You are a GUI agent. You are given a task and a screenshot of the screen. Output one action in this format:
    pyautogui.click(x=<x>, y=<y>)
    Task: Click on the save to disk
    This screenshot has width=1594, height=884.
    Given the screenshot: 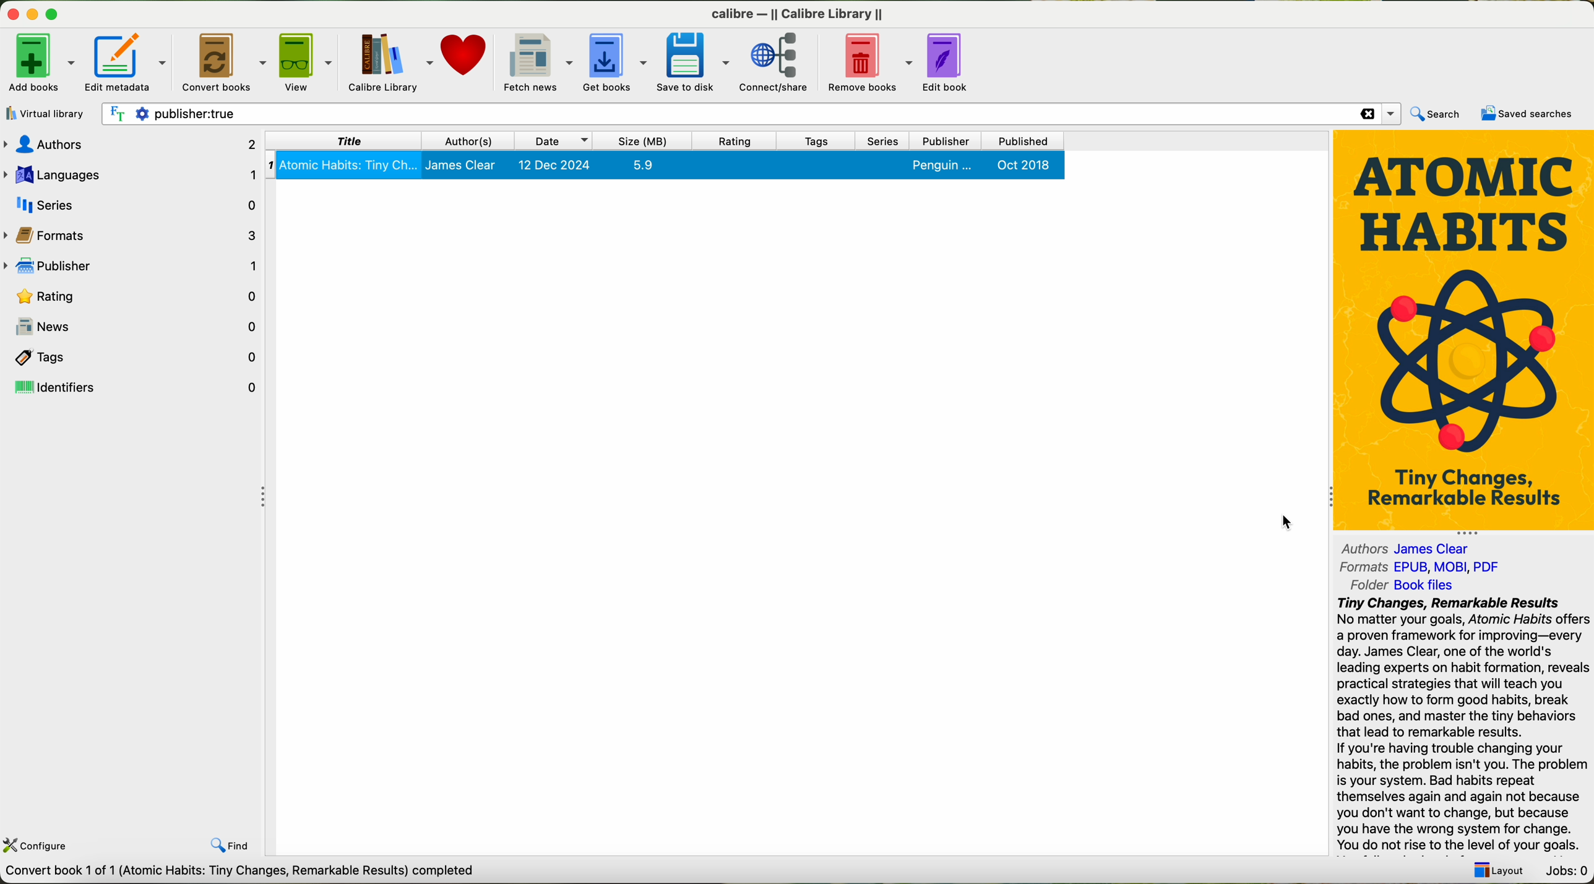 What is the action you would take?
    pyautogui.click(x=691, y=62)
    